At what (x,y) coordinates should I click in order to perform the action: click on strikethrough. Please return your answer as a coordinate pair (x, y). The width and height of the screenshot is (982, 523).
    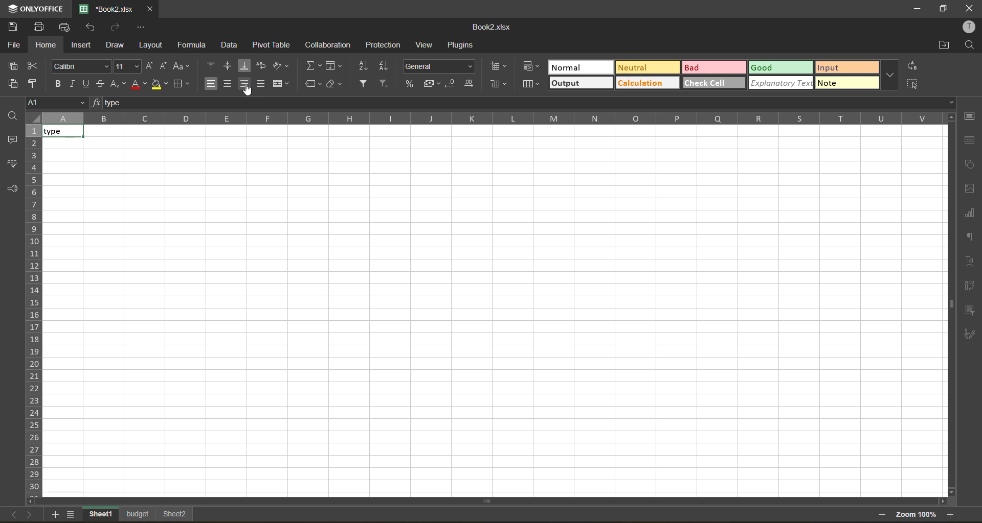
    Looking at the image, I should click on (101, 84).